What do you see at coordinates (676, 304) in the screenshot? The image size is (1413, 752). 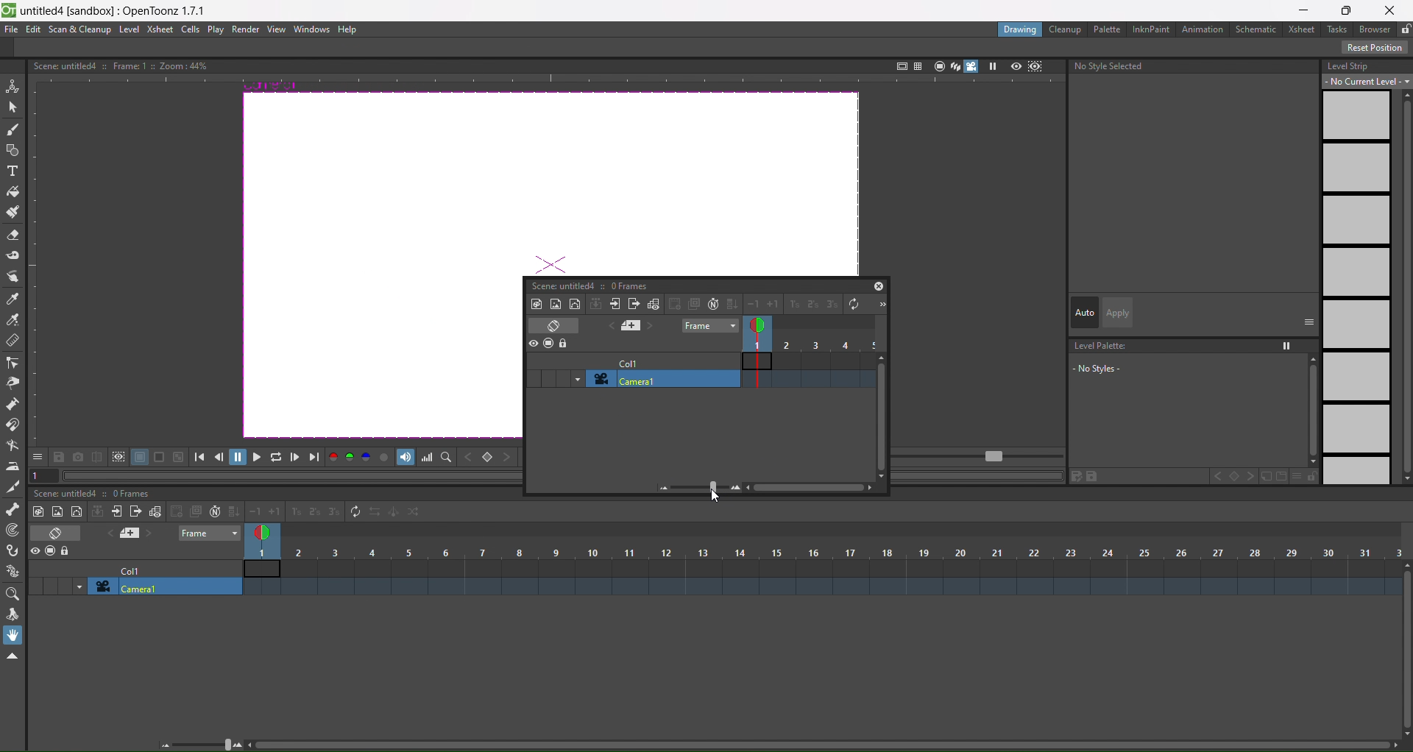 I see `` at bounding box center [676, 304].